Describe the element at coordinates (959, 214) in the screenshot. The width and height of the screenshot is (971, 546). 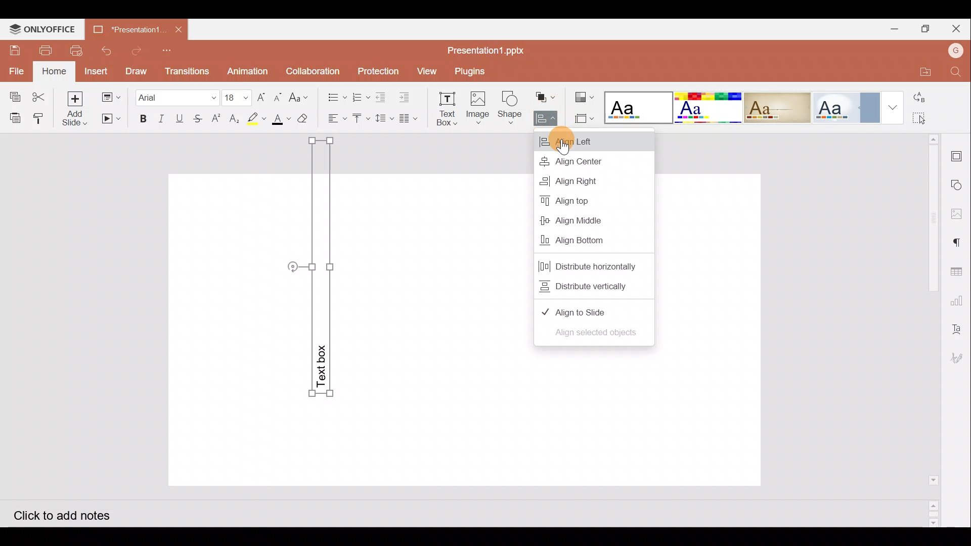
I see `Image settings` at that location.